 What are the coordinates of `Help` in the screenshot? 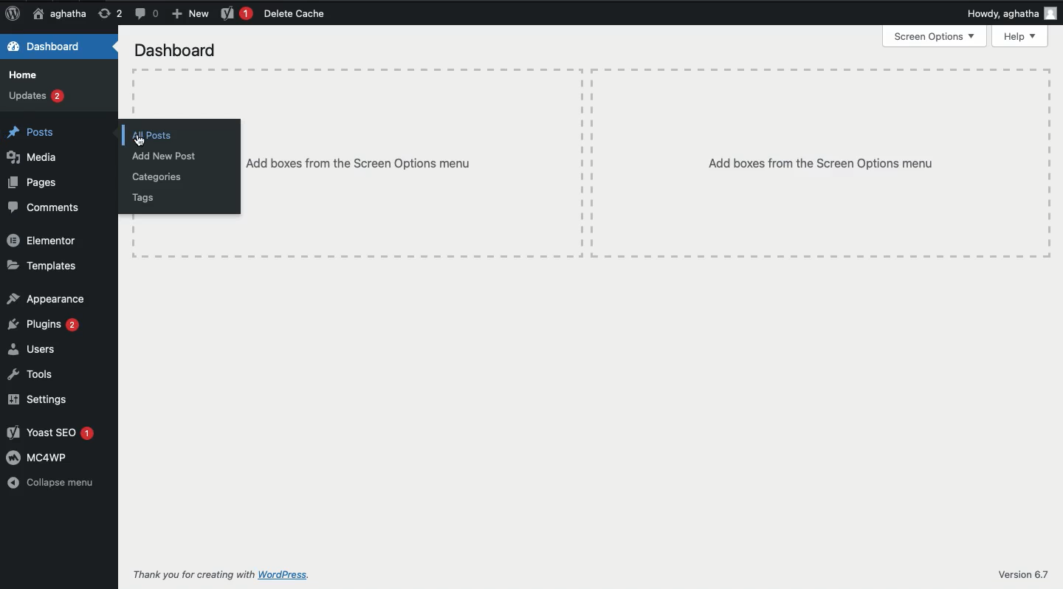 It's located at (1019, 36).